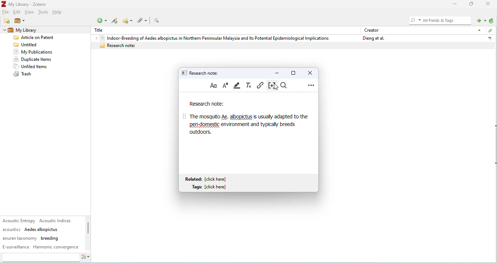  Describe the element at coordinates (489, 4) in the screenshot. I see `close` at that location.